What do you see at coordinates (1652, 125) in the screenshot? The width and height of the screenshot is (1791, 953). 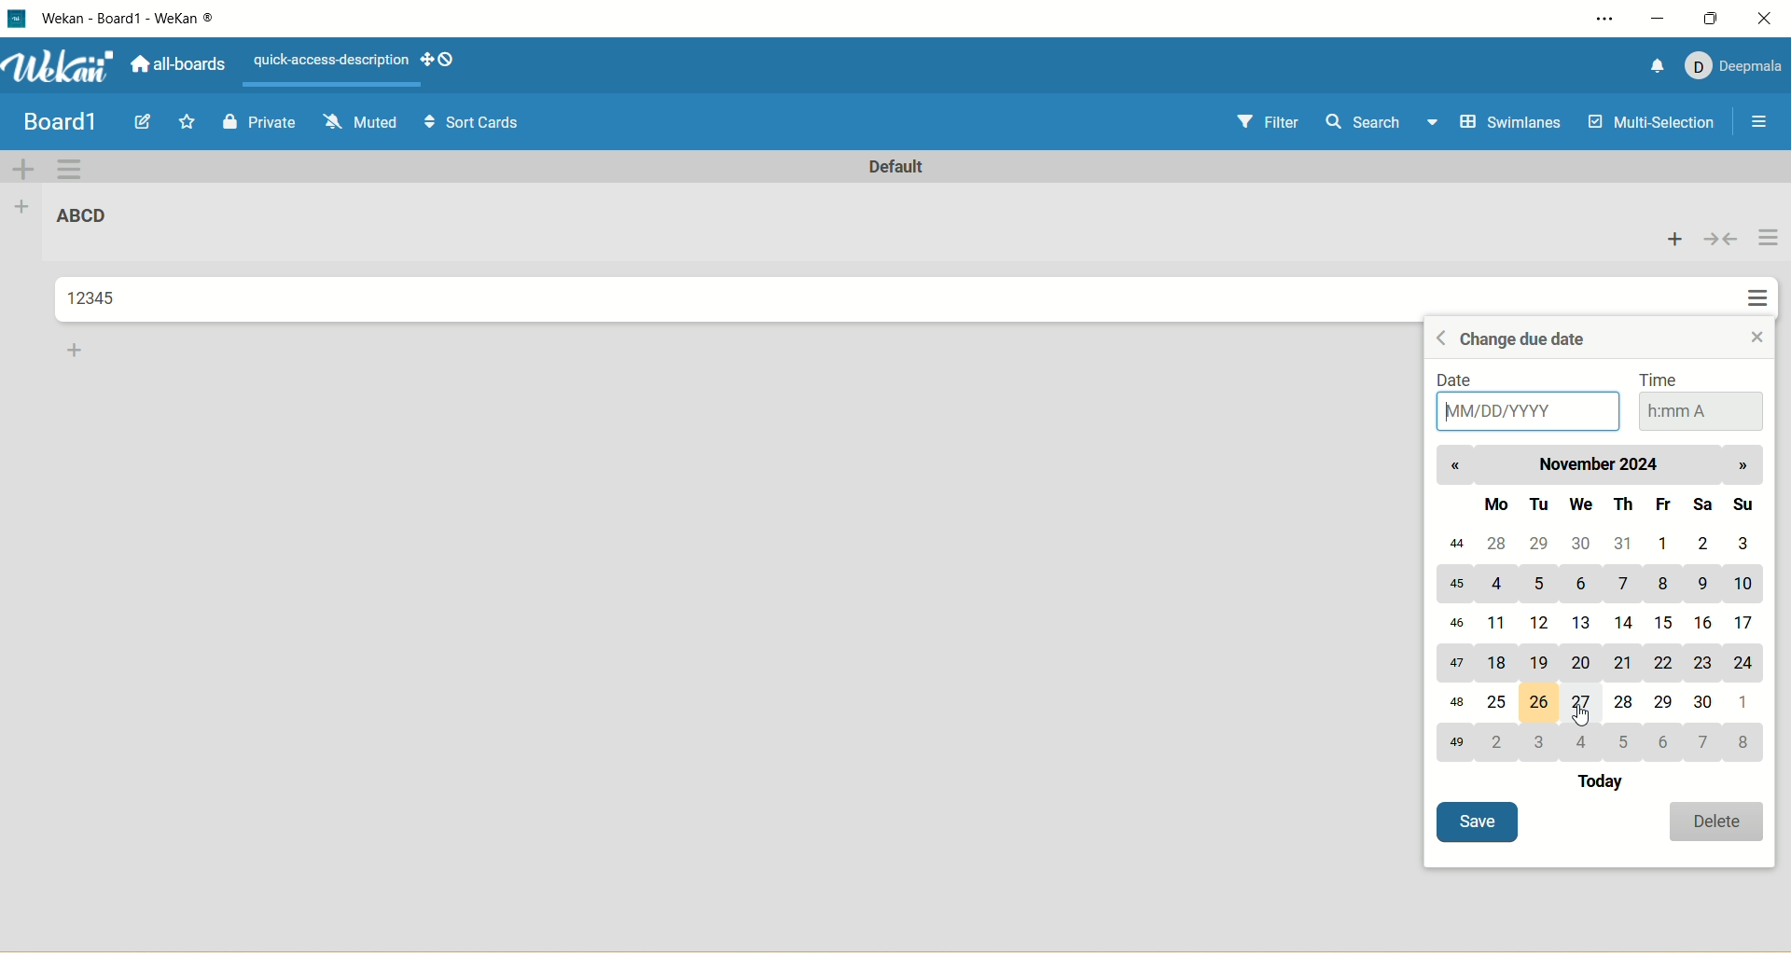 I see `multi-selection` at bounding box center [1652, 125].